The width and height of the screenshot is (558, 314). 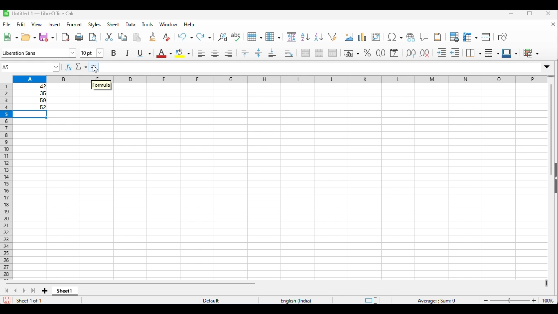 I want to click on delete decimal place, so click(x=425, y=53).